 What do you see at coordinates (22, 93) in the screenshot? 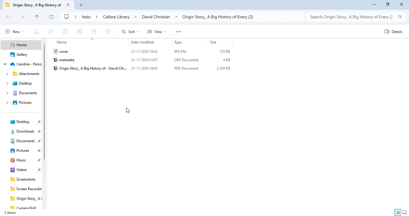
I see `documents` at bounding box center [22, 93].